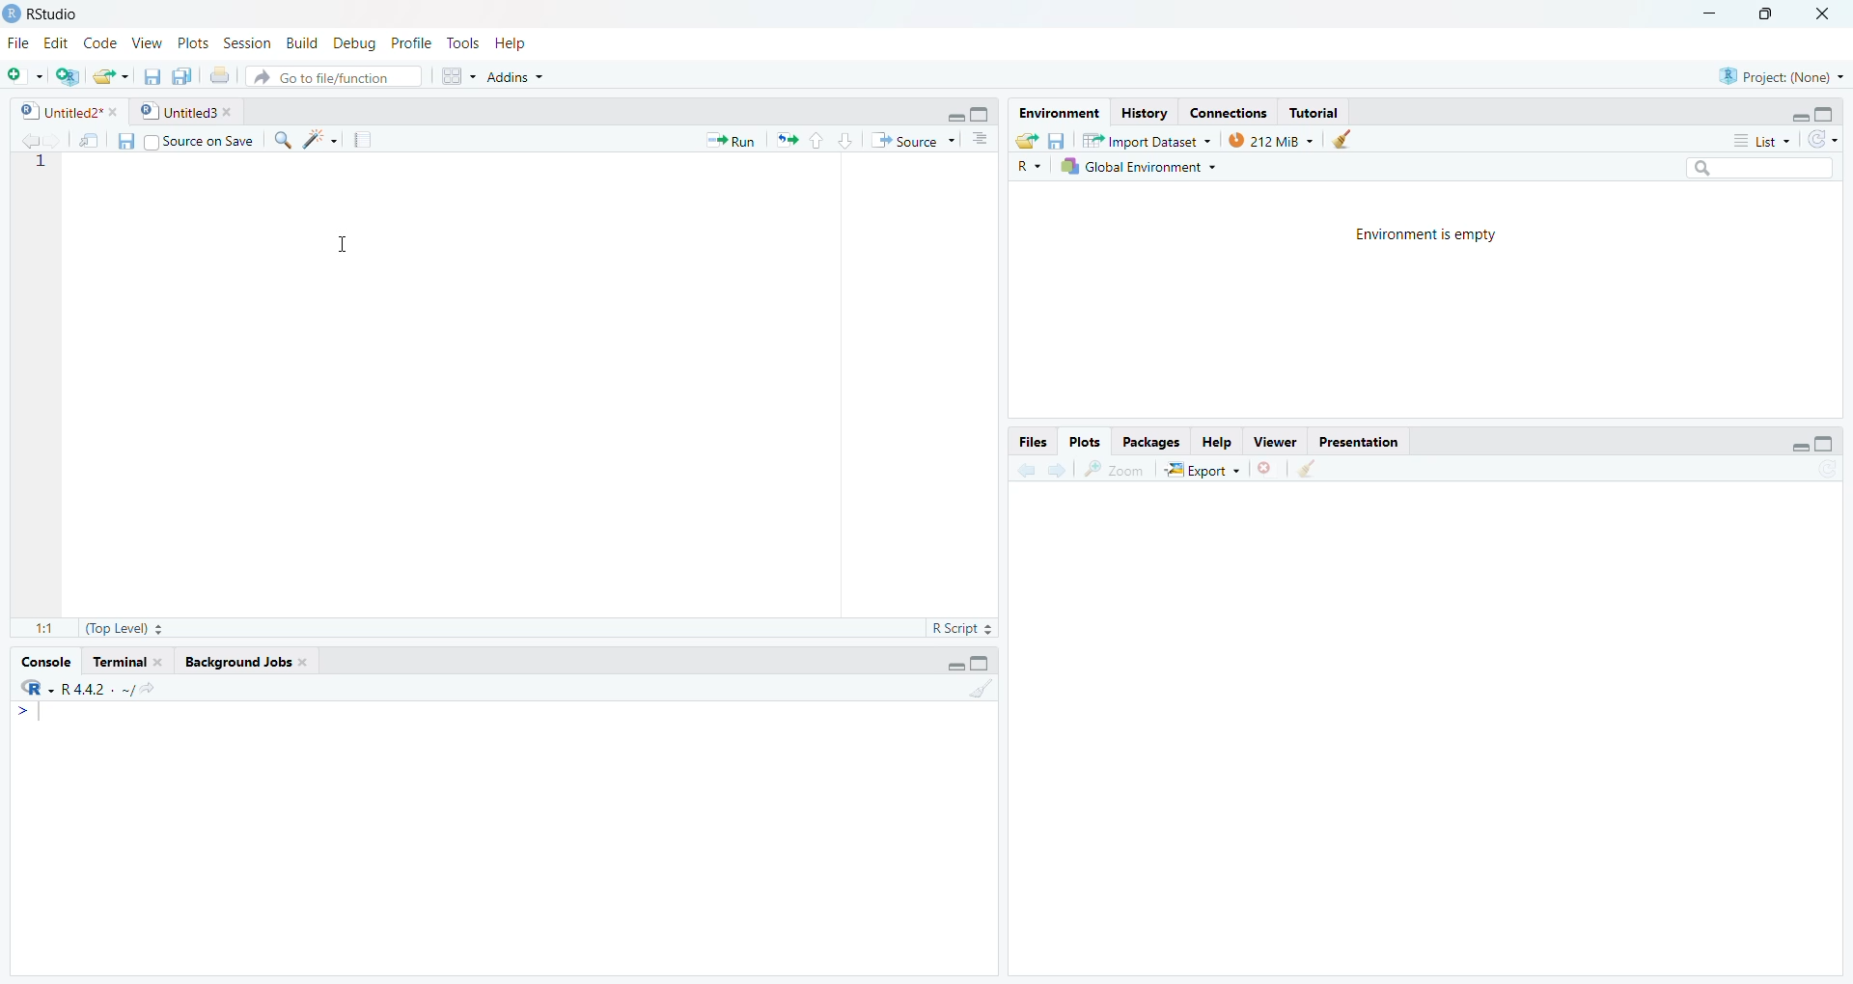 This screenshot has height=984, width=1853. I want to click on minimize, so click(1778, 443).